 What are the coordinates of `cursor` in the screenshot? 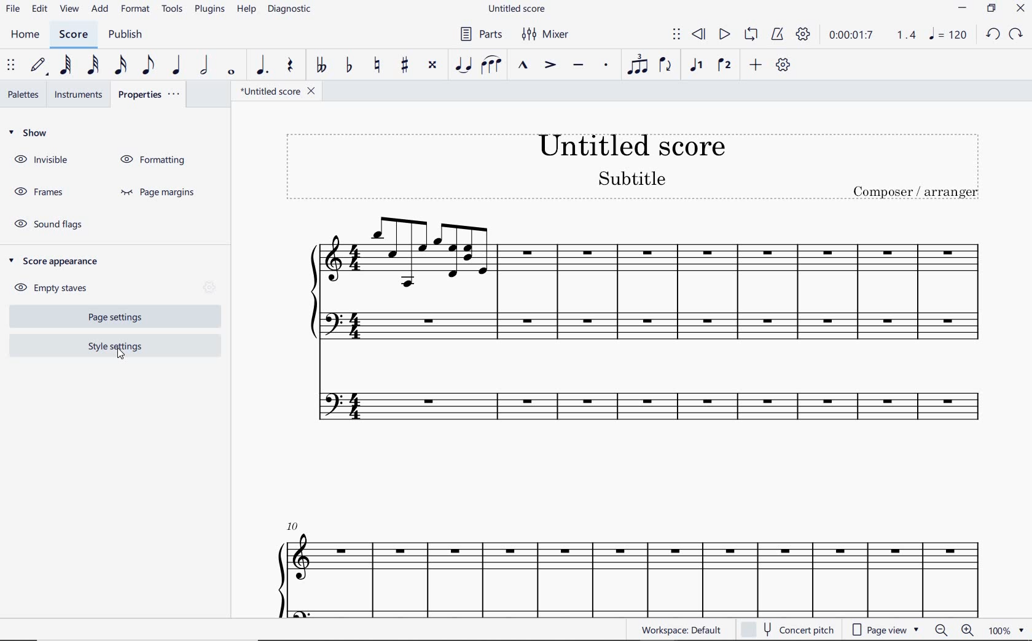 It's located at (117, 355).